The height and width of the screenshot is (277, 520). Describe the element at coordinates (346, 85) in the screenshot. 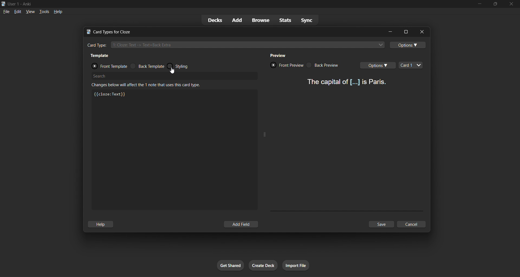

I see `card preview` at that location.